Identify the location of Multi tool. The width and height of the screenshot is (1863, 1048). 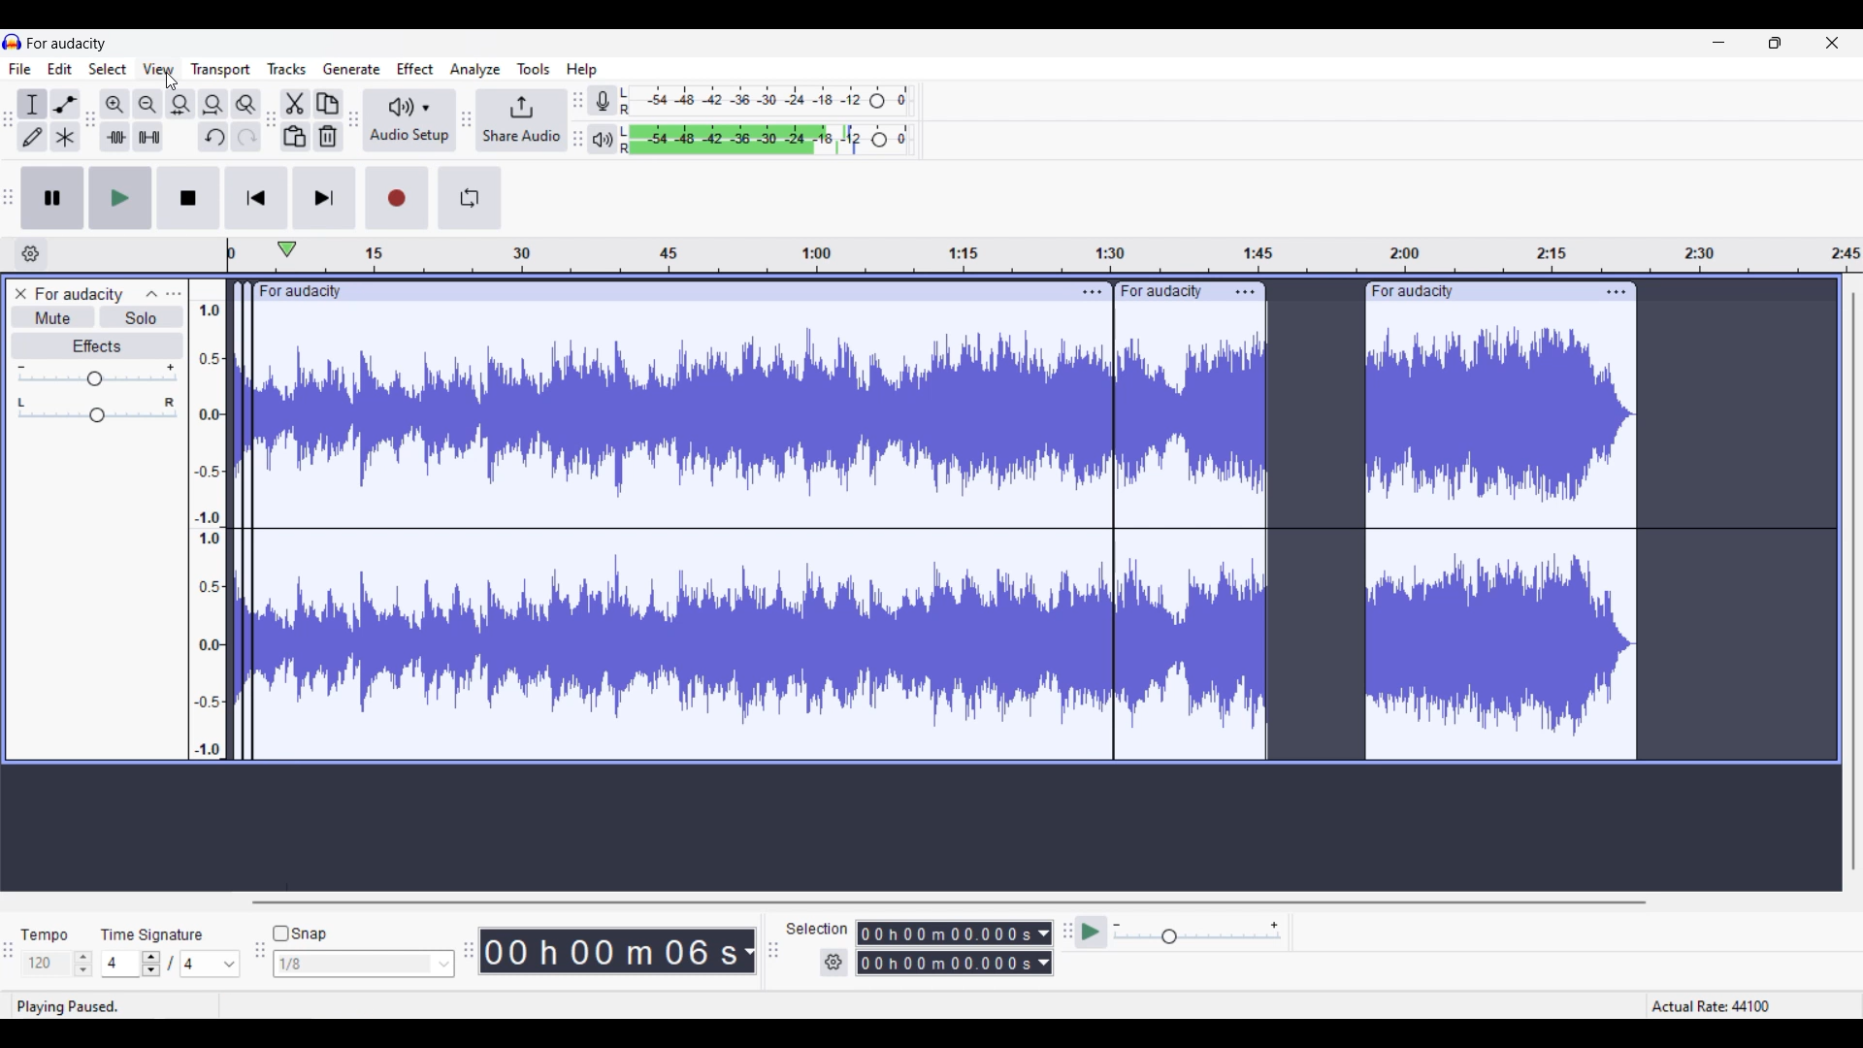
(65, 136).